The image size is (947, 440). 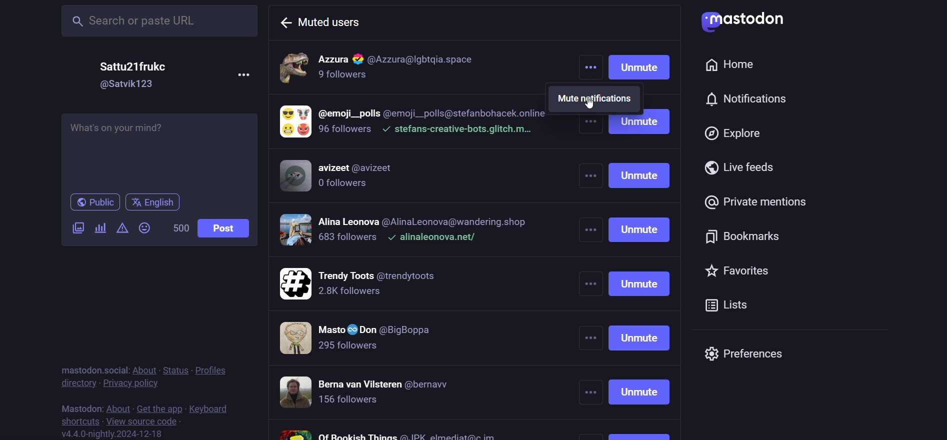 What do you see at coordinates (640, 64) in the screenshot?
I see `unmute` at bounding box center [640, 64].